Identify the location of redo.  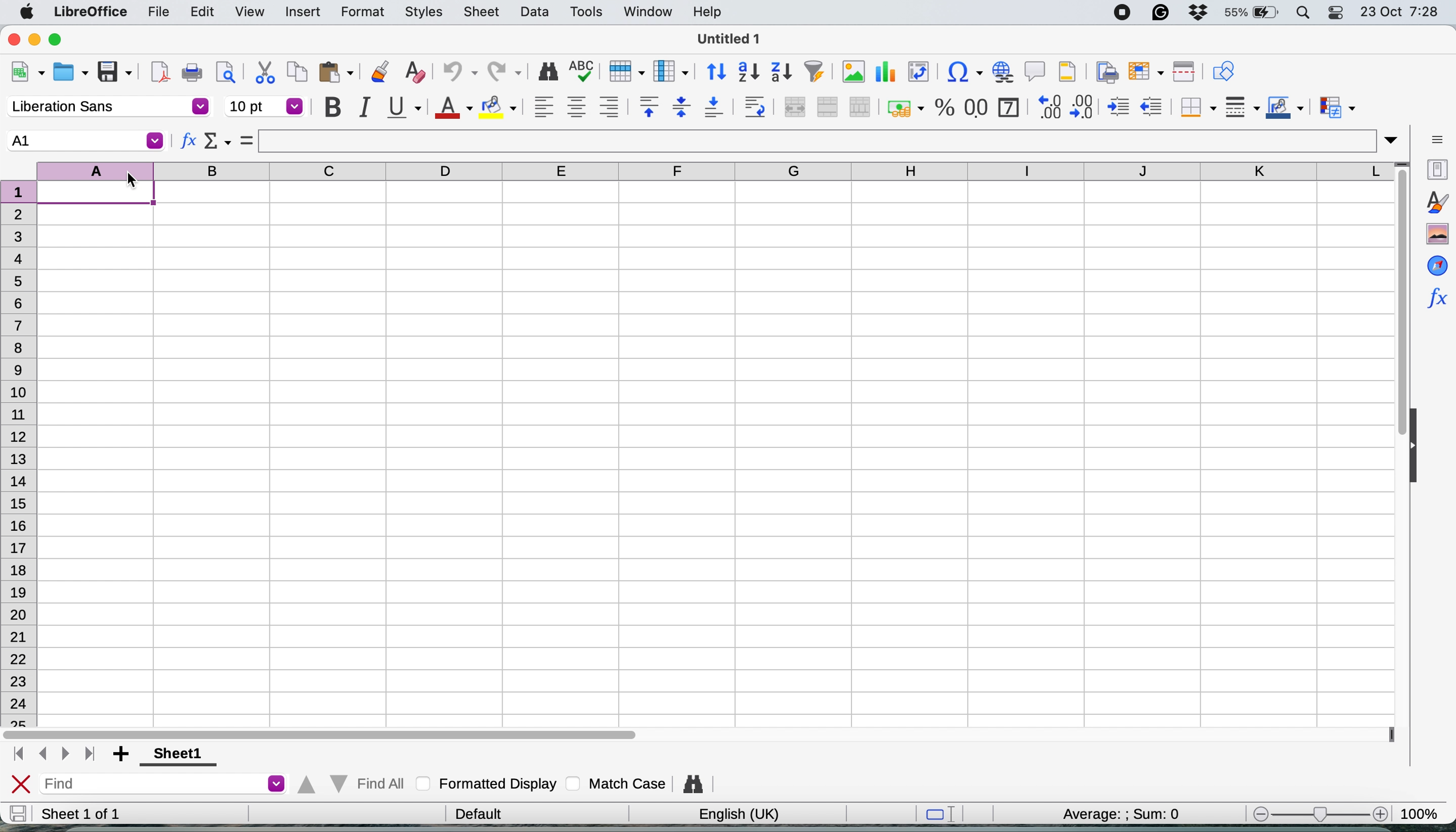
(505, 71).